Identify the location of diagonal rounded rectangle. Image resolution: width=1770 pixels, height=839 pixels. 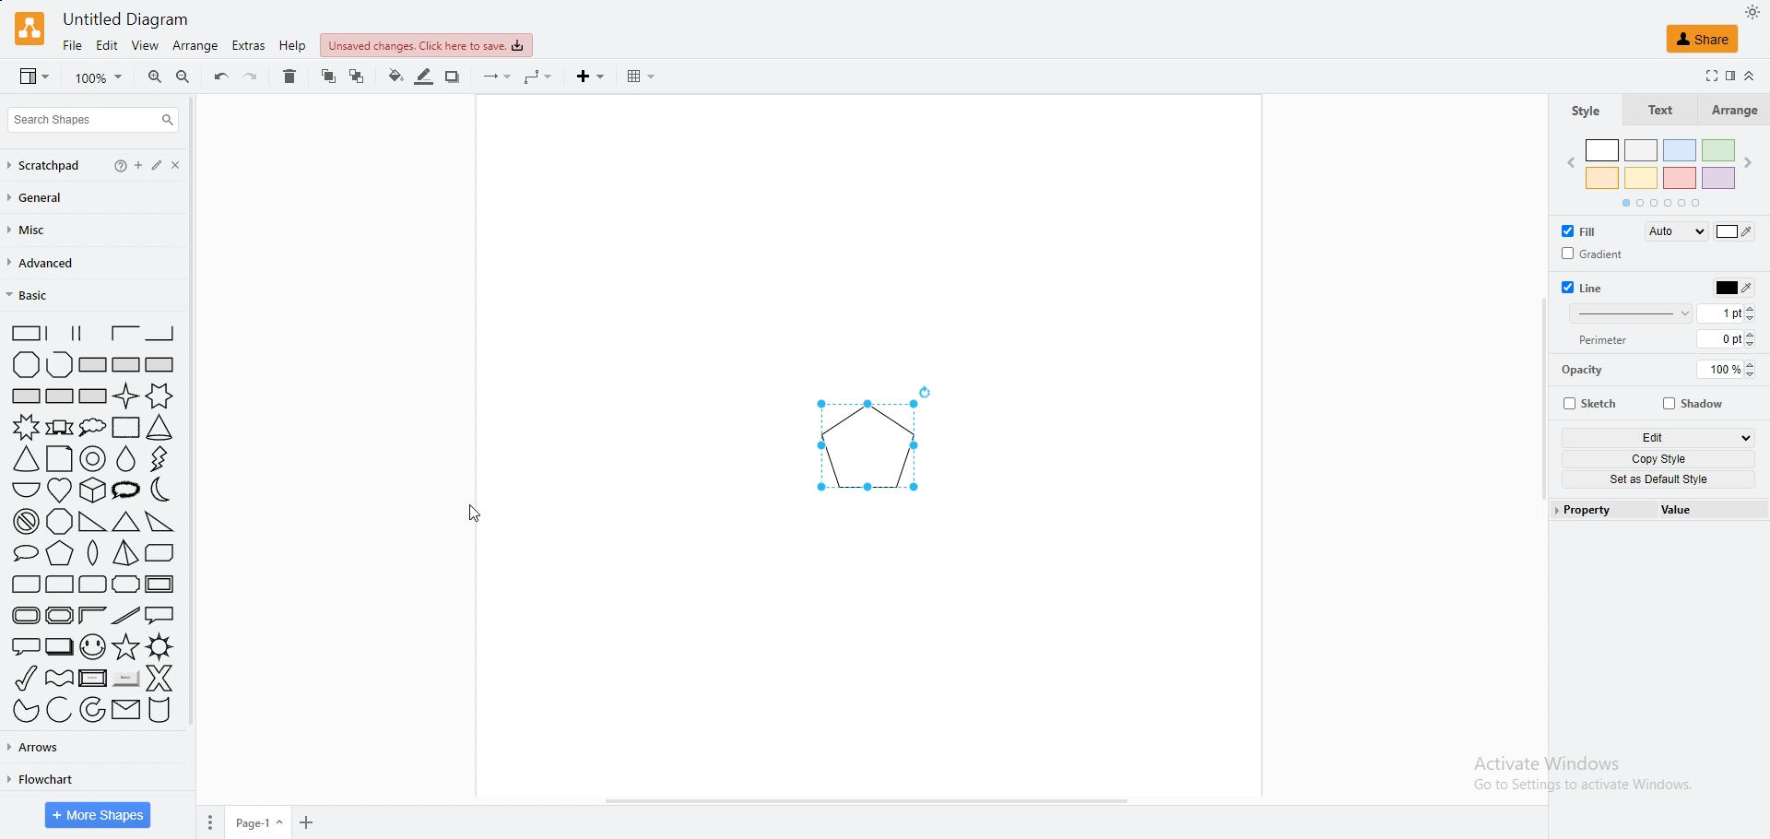
(24, 585).